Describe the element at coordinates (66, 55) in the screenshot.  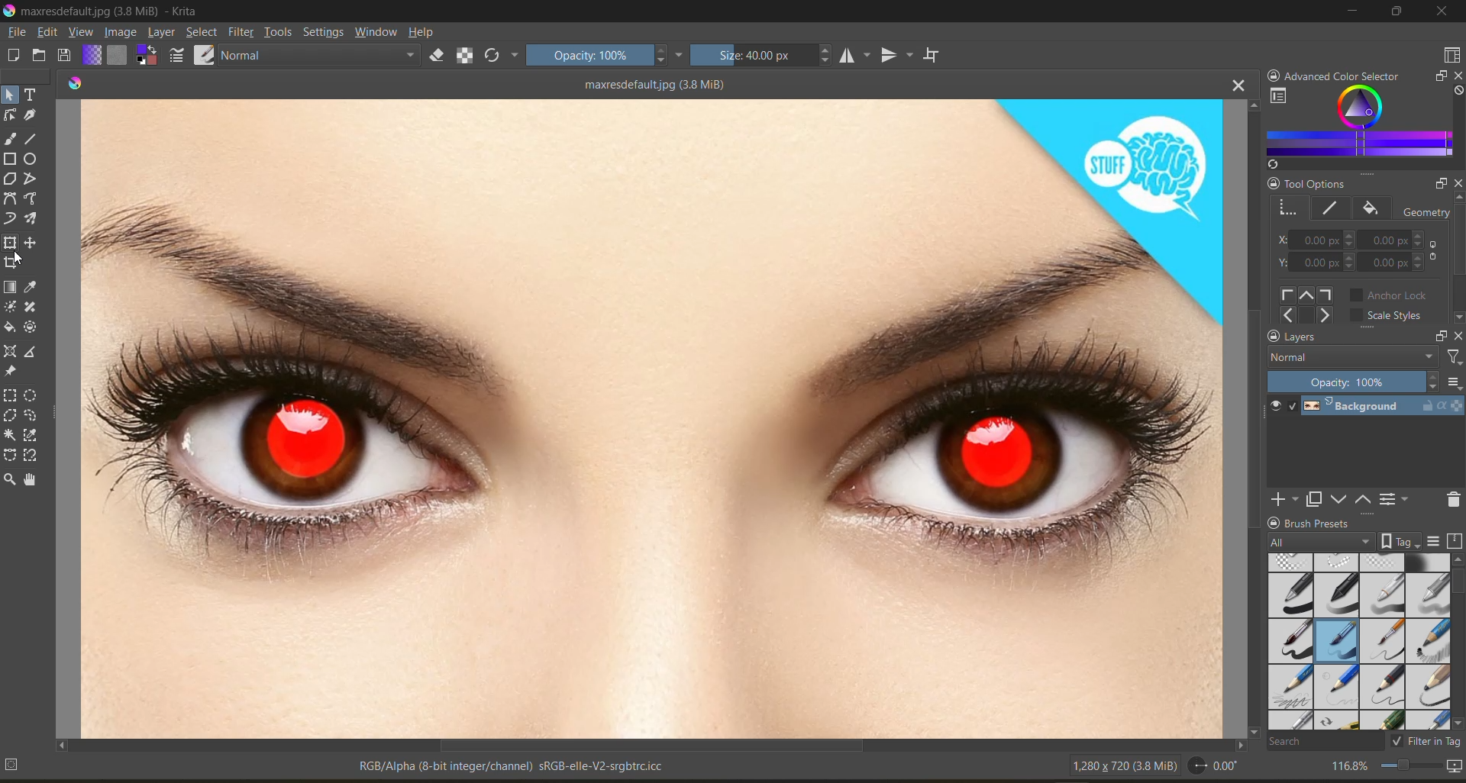
I see `save` at that location.